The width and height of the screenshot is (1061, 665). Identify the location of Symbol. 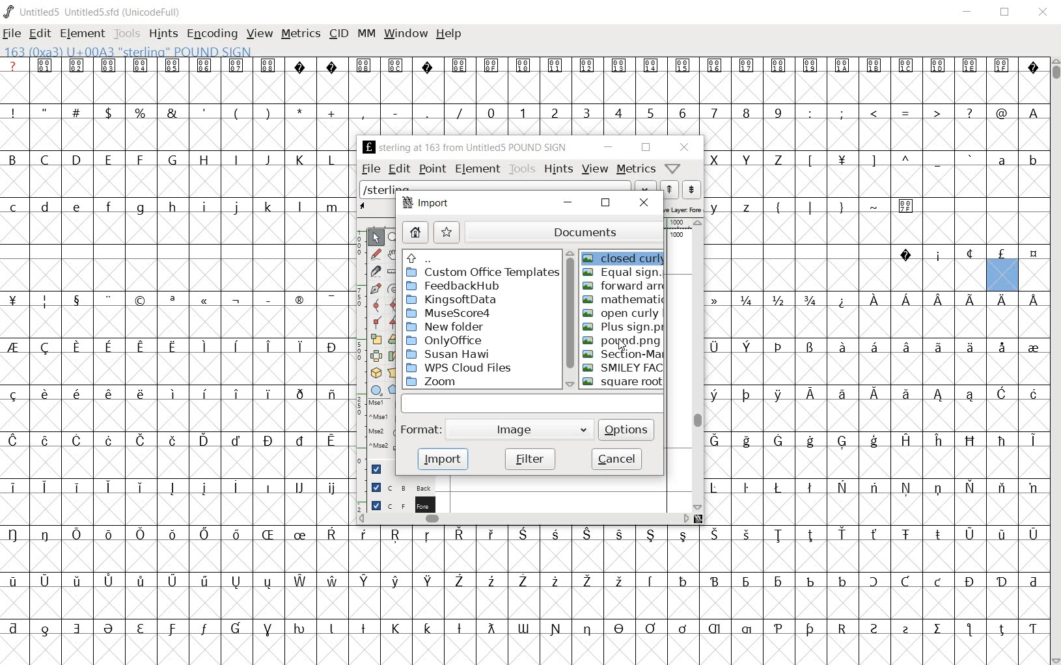
(937, 254).